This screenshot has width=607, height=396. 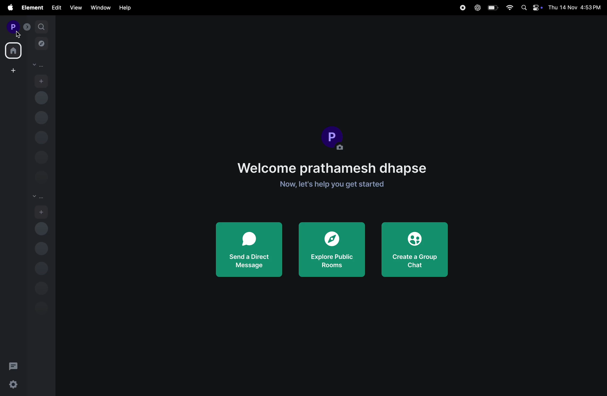 I want to click on apple menu, so click(x=9, y=7).